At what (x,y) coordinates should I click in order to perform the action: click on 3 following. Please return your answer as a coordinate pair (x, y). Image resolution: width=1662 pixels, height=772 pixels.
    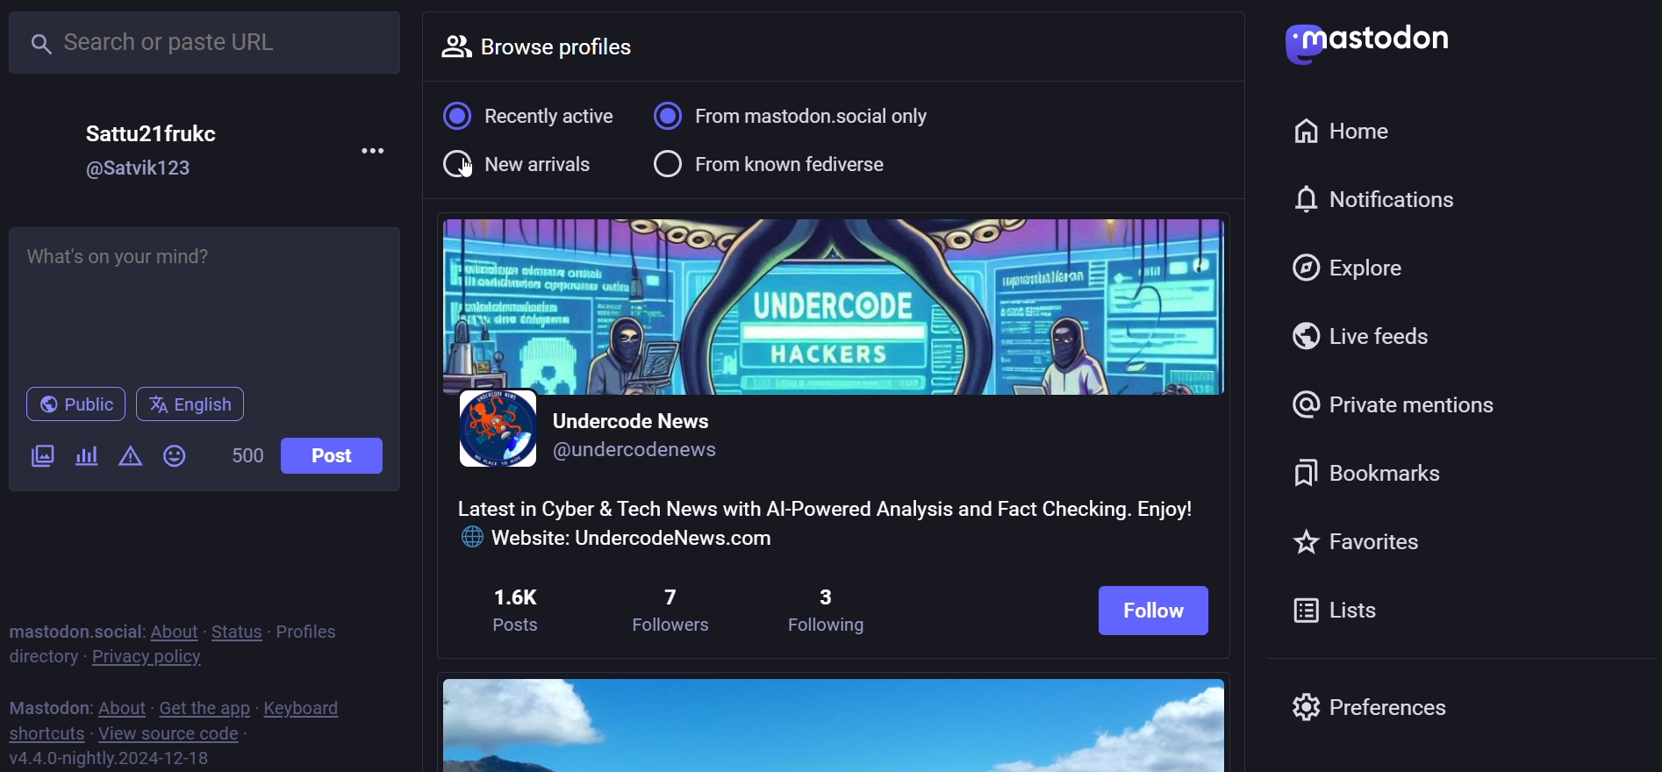
    Looking at the image, I should click on (820, 611).